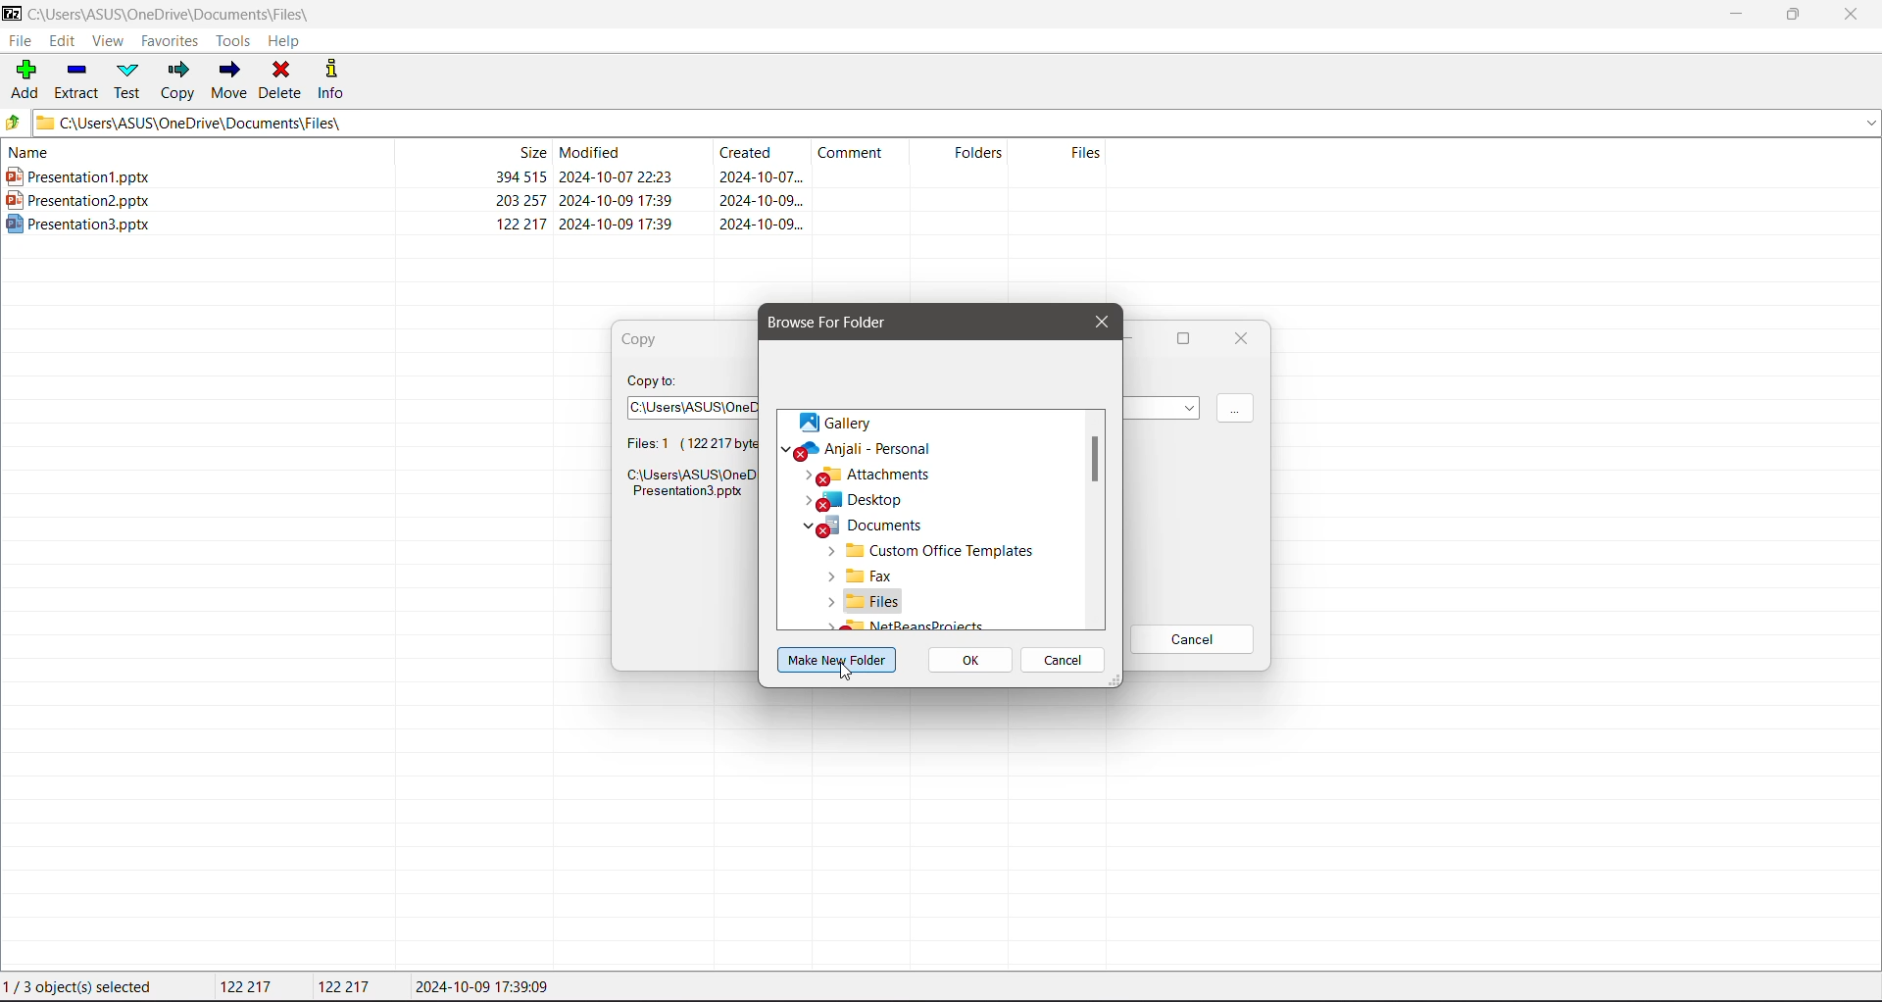 The height and width of the screenshot is (1002, 1882). Describe the element at coordinates (850, 676) in the screenshot. I see `cursor` at that location.